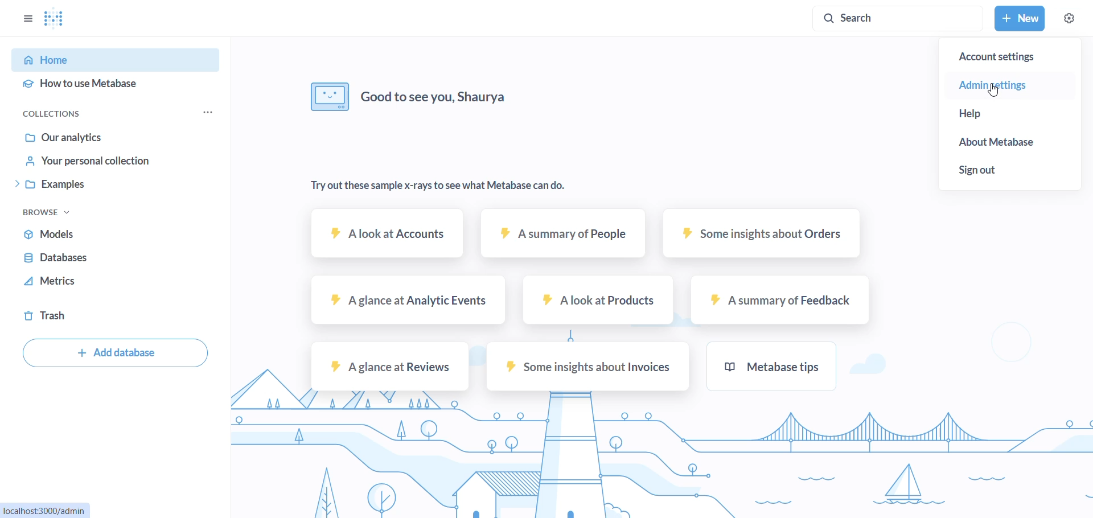 This screenshot has width=1093, height=518. I want to click on Good to see you, Shaurya, so click(404, 96).